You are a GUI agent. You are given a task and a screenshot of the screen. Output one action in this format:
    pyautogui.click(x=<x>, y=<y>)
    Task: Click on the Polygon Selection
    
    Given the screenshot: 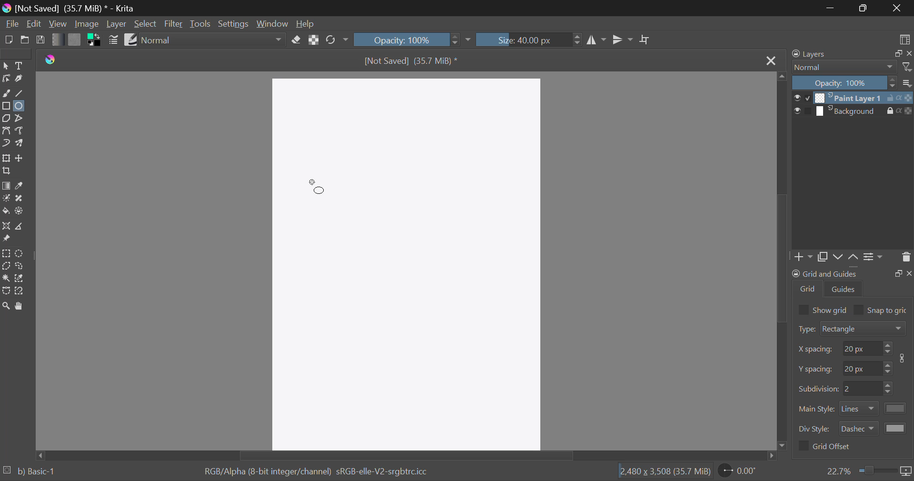 What is the action you would take?
    pyautogui.click(x=6, y=267)
    